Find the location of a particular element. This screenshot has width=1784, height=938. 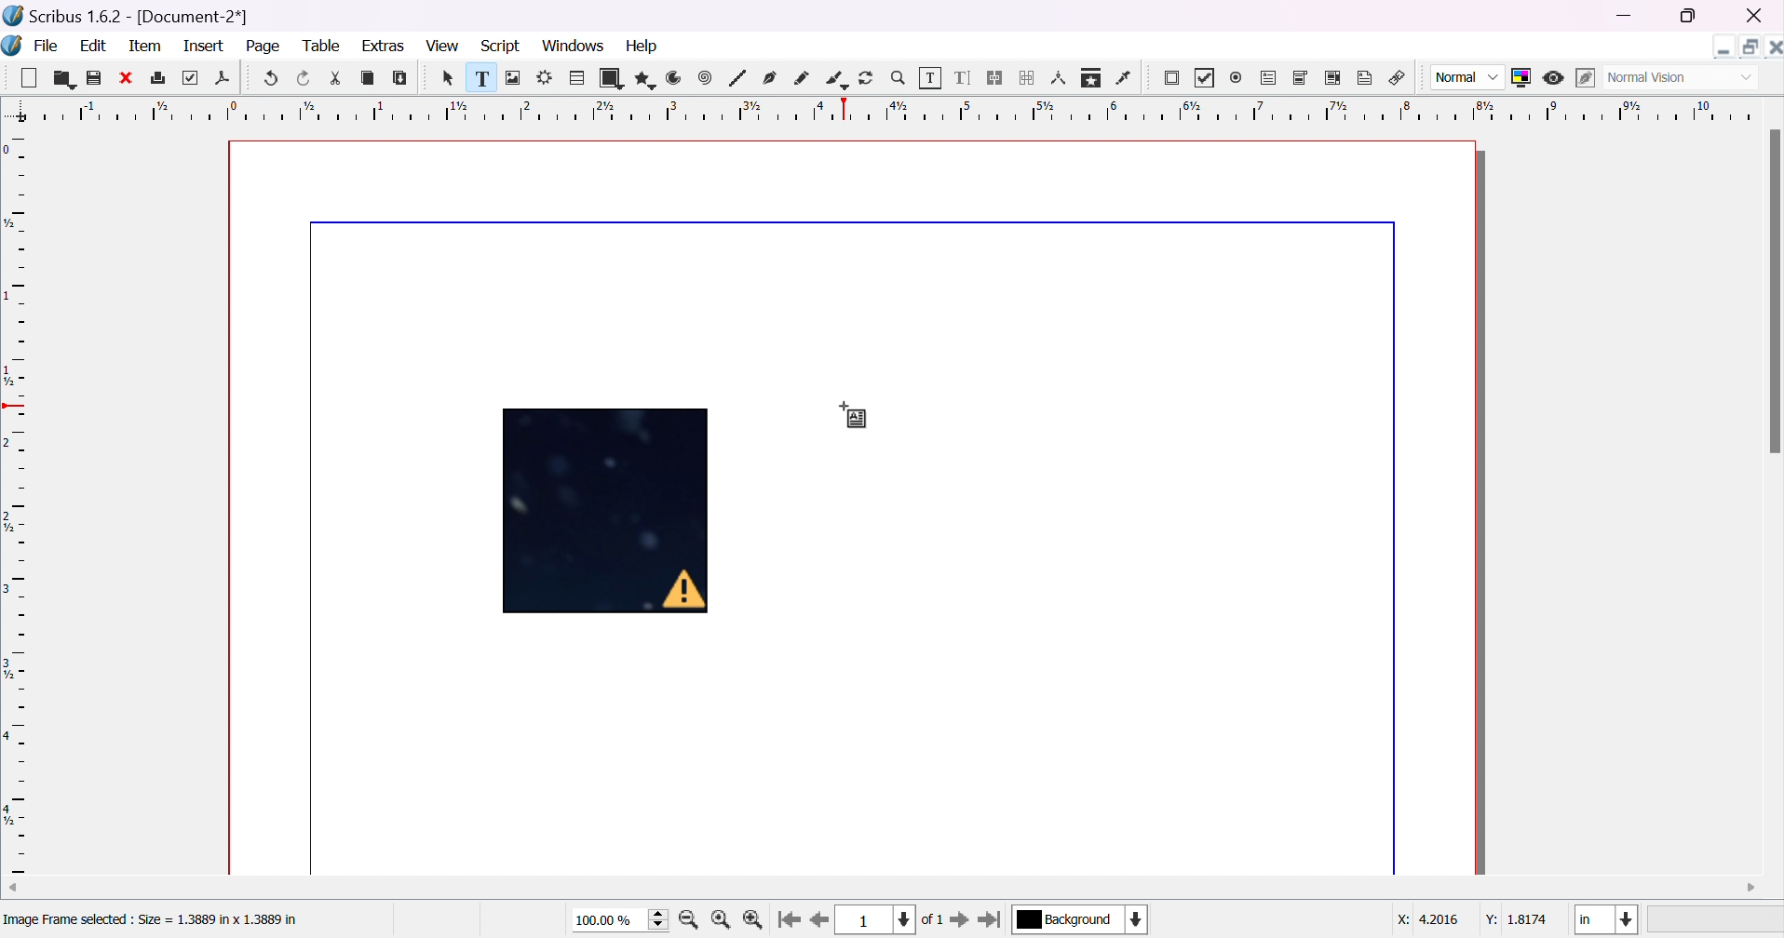

copy item properties is located at coordinates (1090, 77).